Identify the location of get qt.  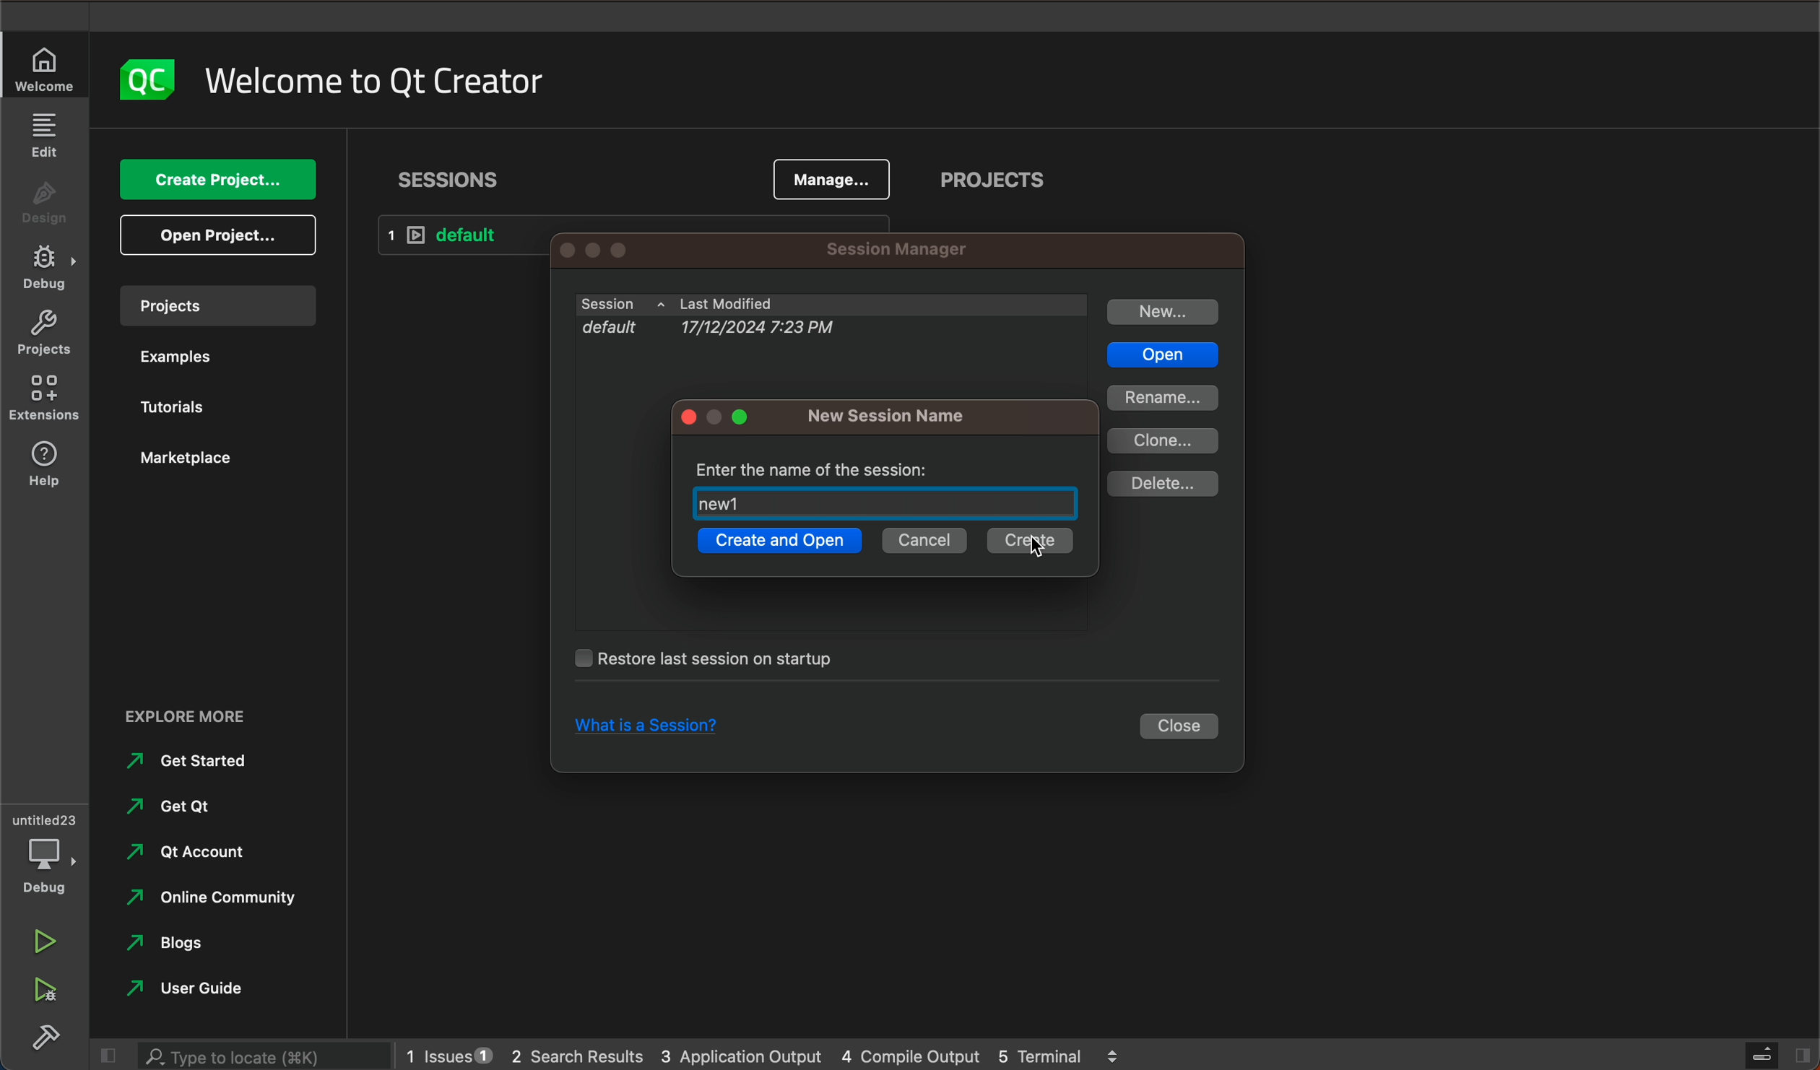
(173, 806).